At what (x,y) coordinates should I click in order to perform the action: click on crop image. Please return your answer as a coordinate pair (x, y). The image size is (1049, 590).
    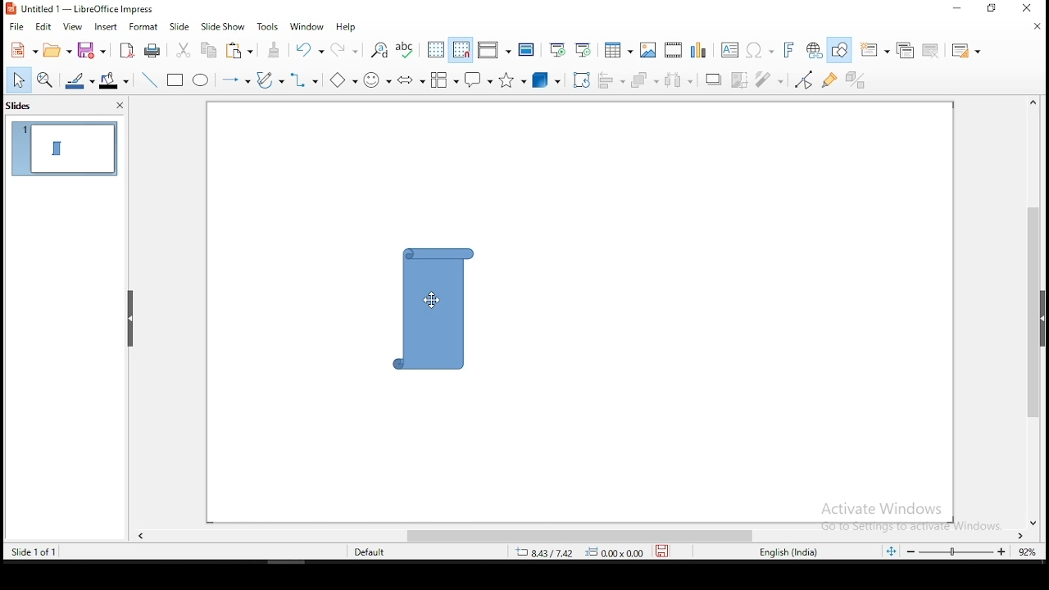
    Looking at the image, I should click on (739, 79).